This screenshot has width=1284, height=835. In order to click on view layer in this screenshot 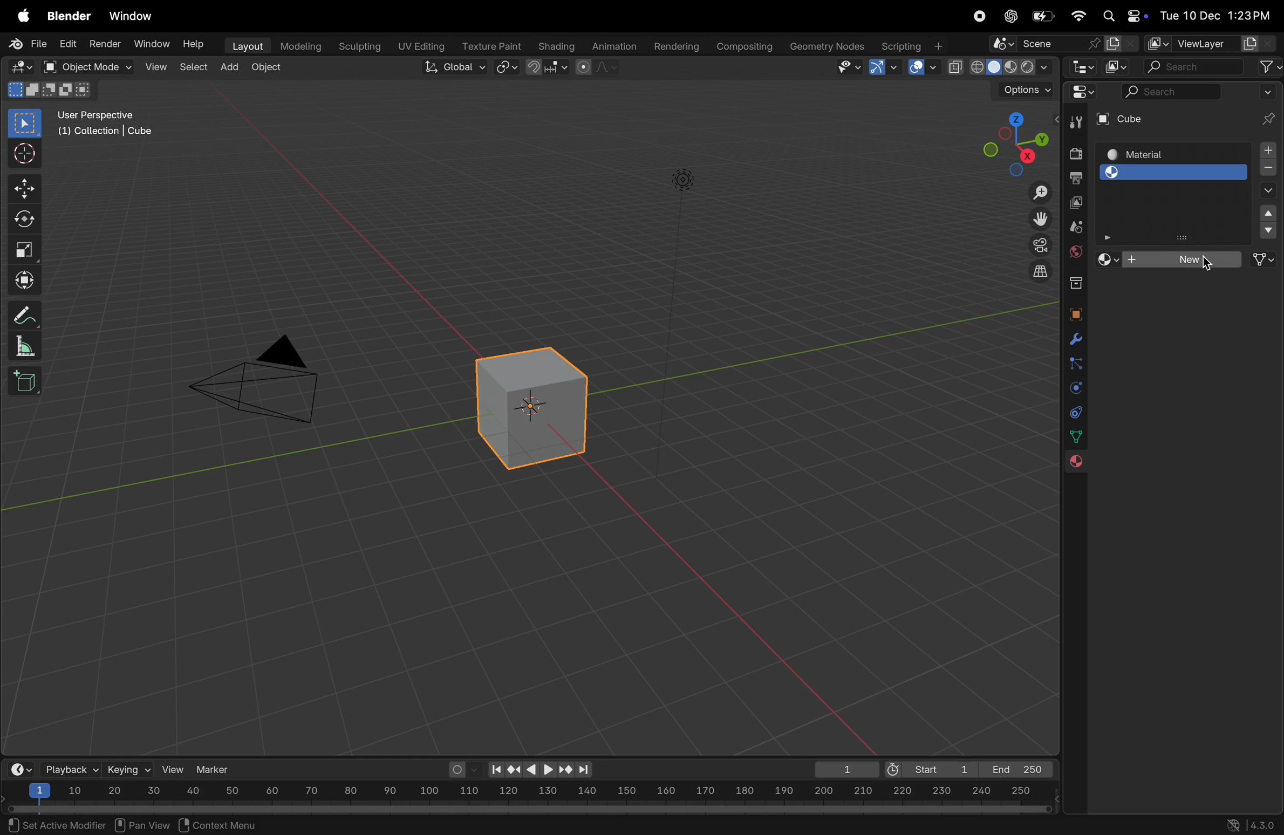, I will do `click(1077, 203)`.